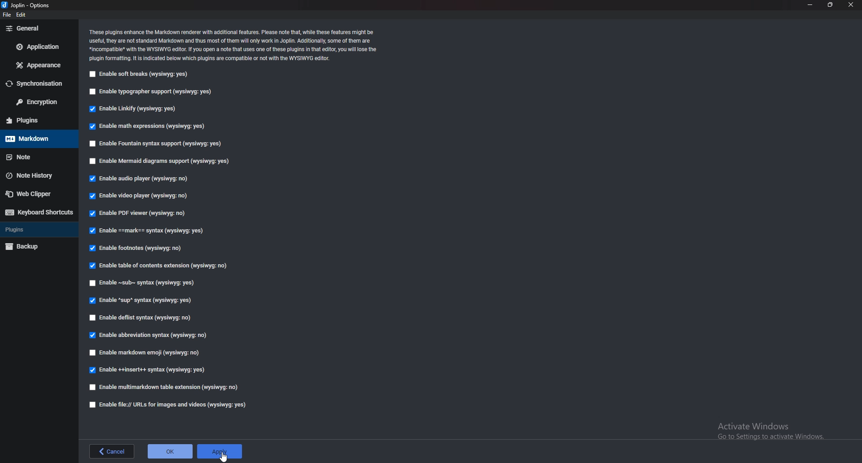 This screenshot has height=463, width=862. What do you see at coordinates (39, 83) in the screenshot?
I see `Synchronization` at bounding box center [39, 83].